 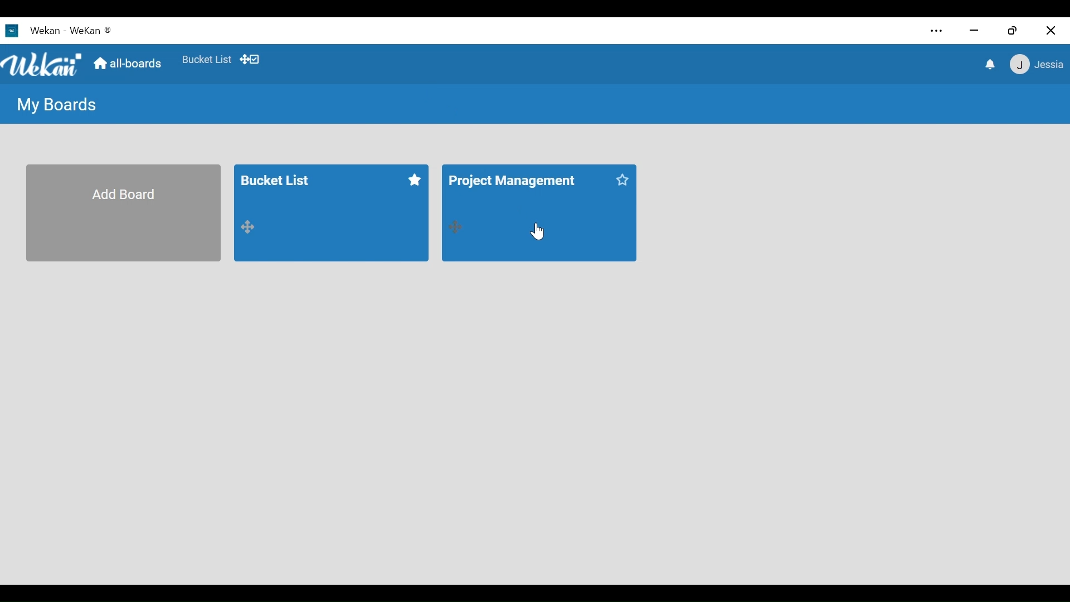 What do you see at coordinates (974, 30) in the screenshot?
I see `minimize` at bounding box center [974, 30].